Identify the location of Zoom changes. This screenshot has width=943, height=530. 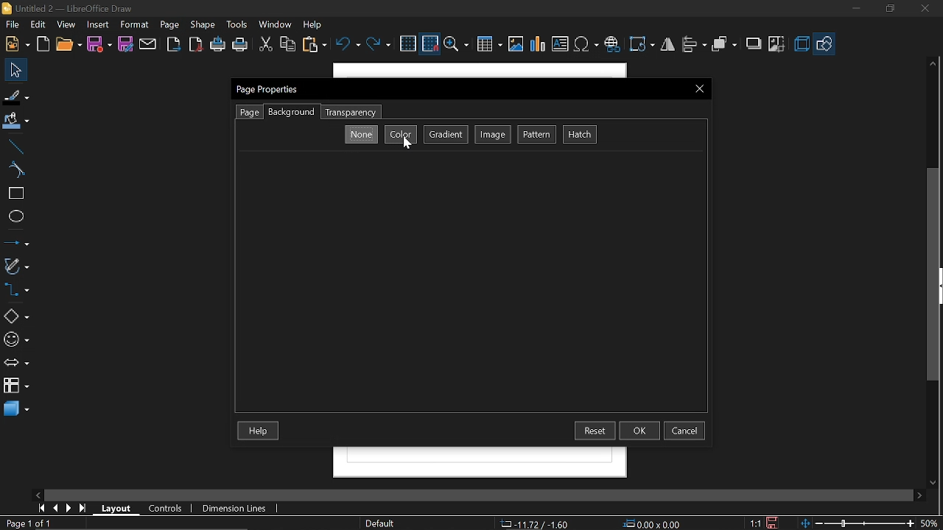
(858, 523).